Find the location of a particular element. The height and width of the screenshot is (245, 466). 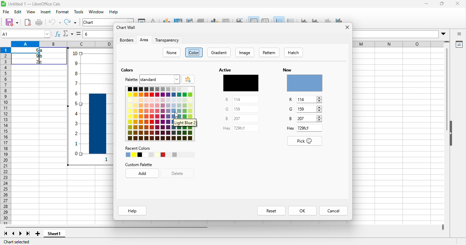

R is located at coordinates (291, 101).